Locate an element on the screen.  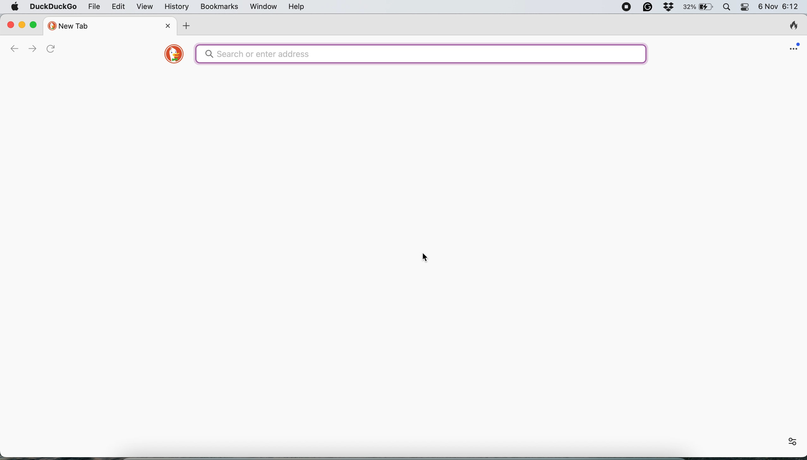
close is located at coordinates (11, 23).